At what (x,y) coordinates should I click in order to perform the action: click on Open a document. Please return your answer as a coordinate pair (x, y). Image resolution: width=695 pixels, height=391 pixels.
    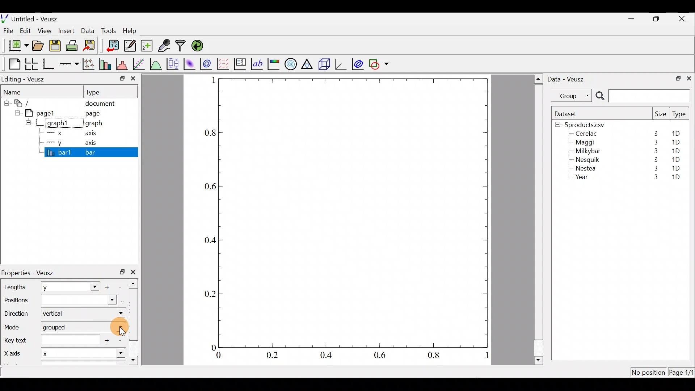
    Looking at the image, I should click on (39, 46).